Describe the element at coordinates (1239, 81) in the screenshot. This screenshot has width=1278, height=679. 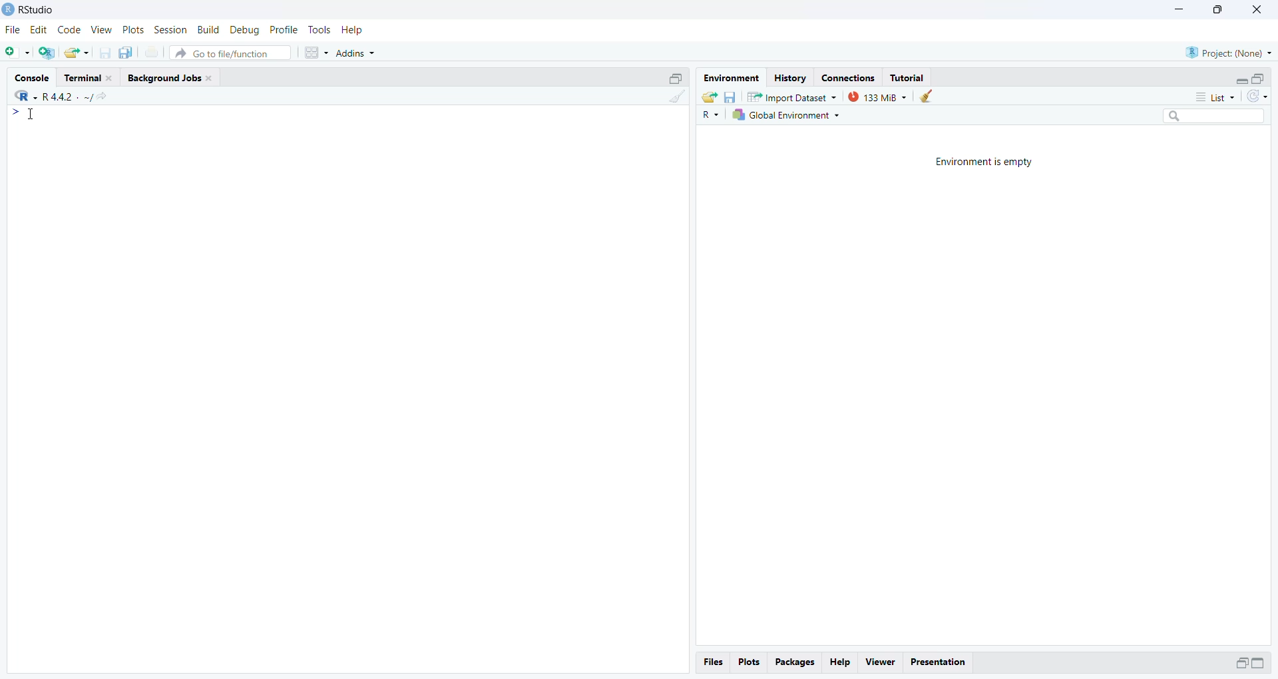
I see `Expand/Collapse` at that location.